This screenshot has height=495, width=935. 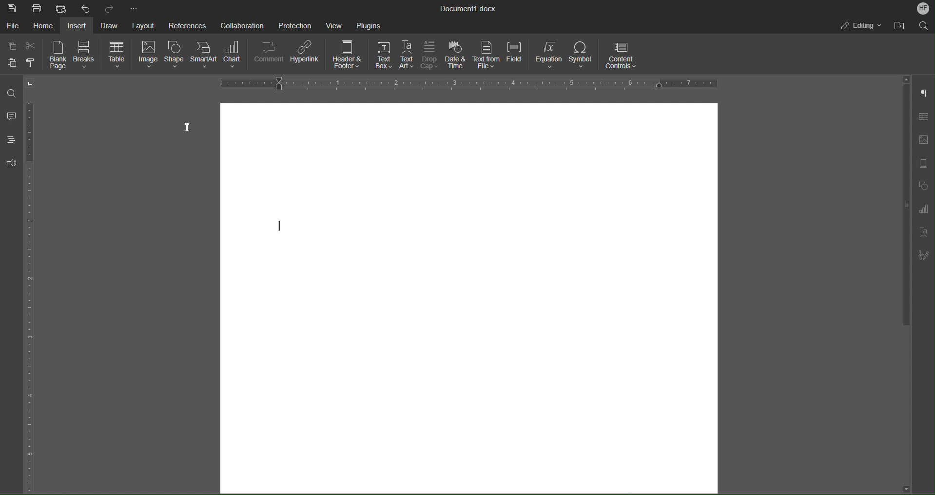 I want to click on Text from File, so click(x=487, y=55).